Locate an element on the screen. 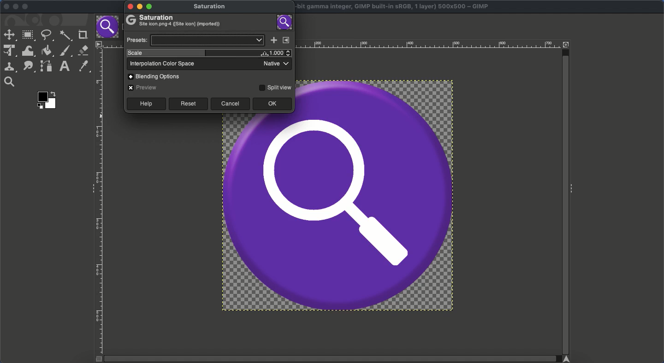 Image resolution: width=664 pixels, height=363 pixels. Unified transformation is located at coordinates (8, 51).